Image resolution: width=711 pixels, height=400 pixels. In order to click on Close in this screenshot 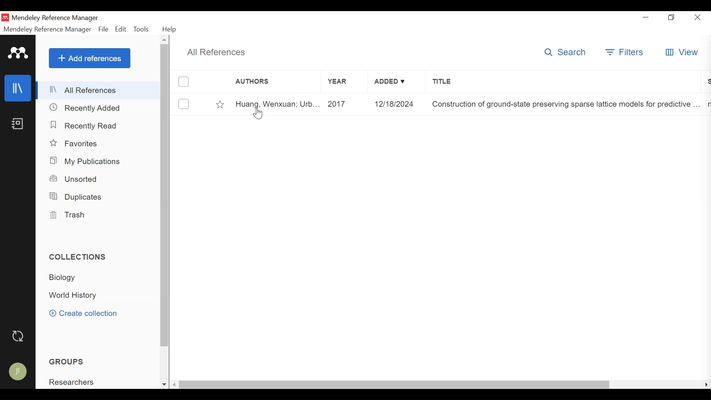, I will do `click(696, 17)`.